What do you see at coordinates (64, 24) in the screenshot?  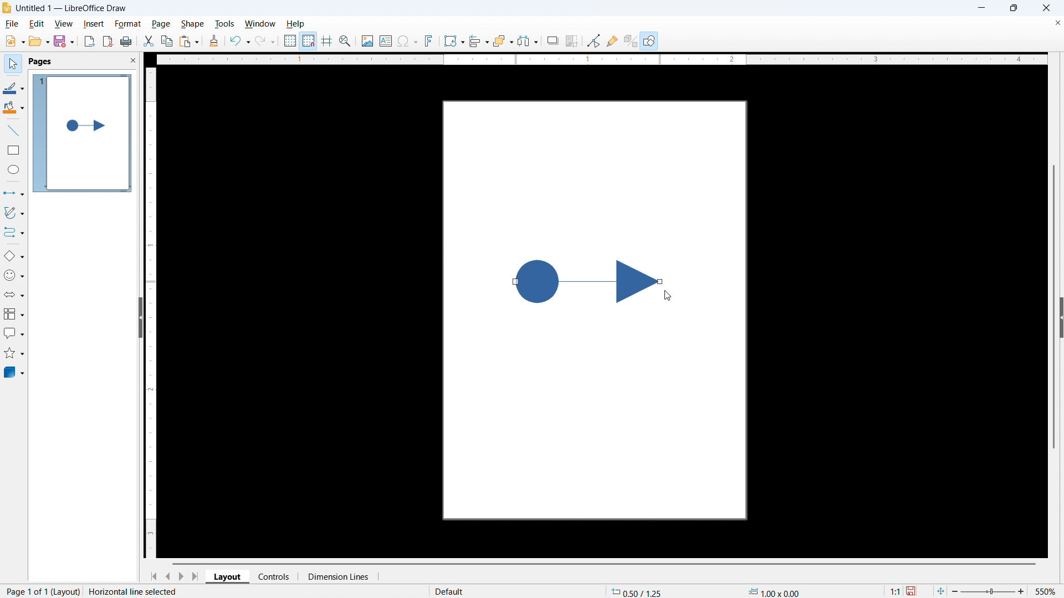 I see `View ` at bounding box center [64, 24].